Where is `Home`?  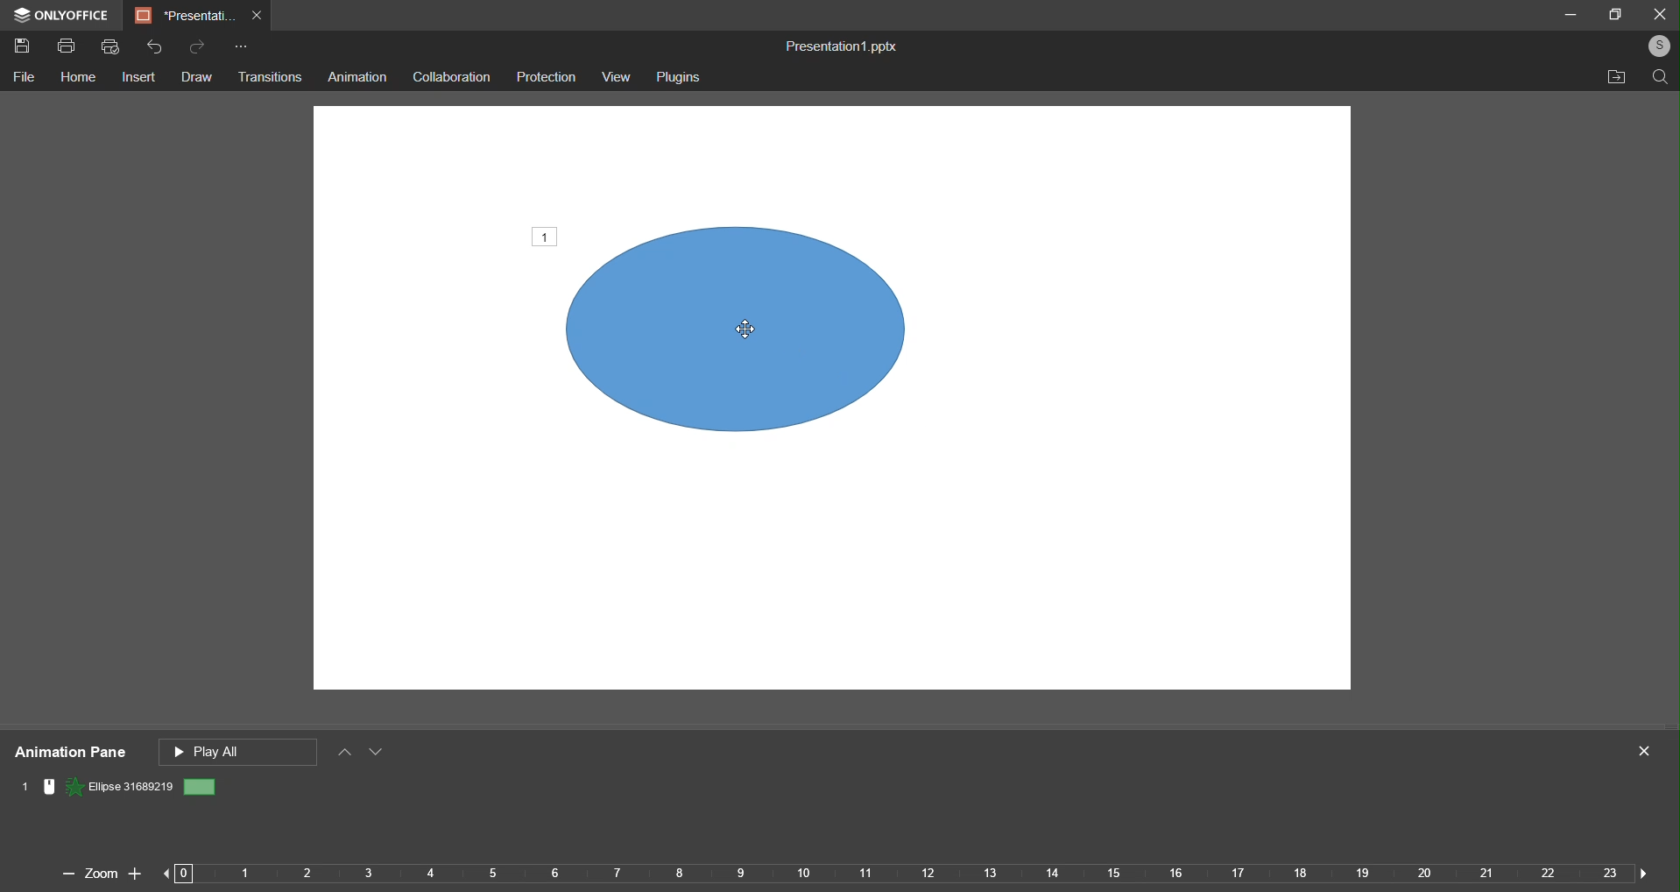
Home is located at coordinates (77, 79).